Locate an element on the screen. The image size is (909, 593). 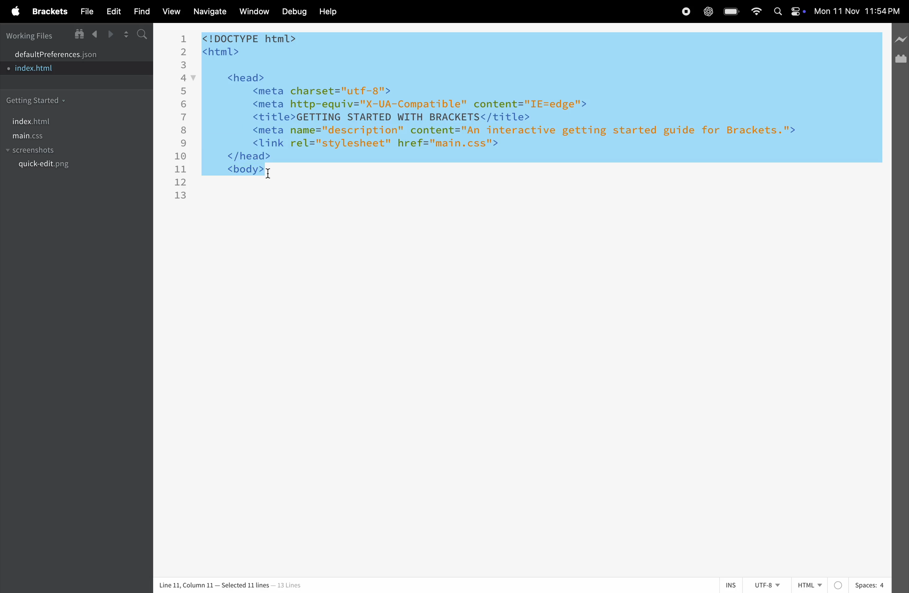
brackets is located at coordinates (48, 11).